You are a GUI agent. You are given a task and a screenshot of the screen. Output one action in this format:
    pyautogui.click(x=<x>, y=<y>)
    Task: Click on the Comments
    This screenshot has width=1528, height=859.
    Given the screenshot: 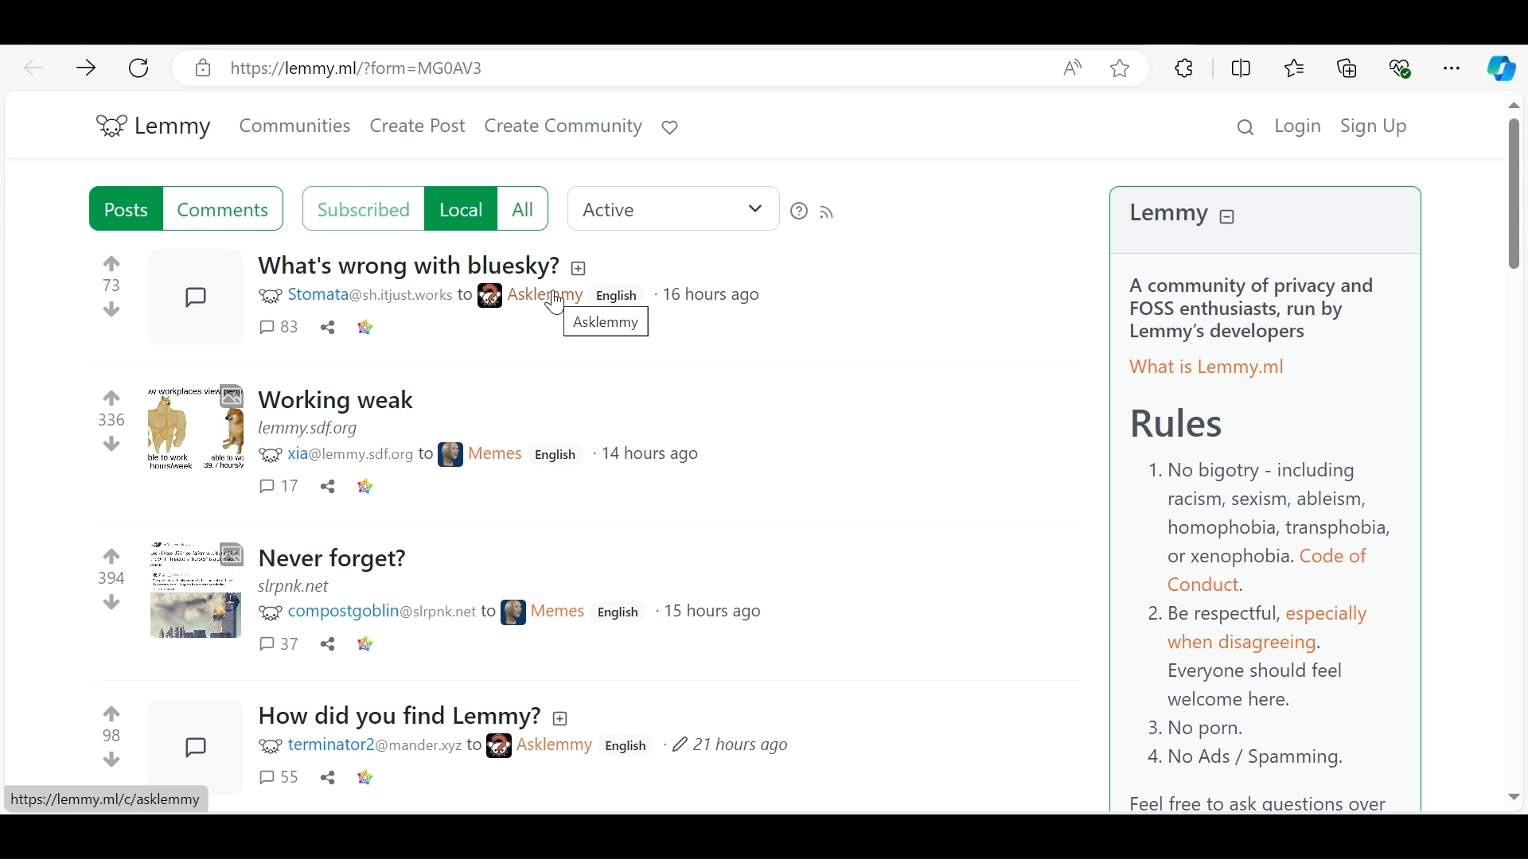 What is the action you would take?
    pyautogui.click(x=225, y=209)
    